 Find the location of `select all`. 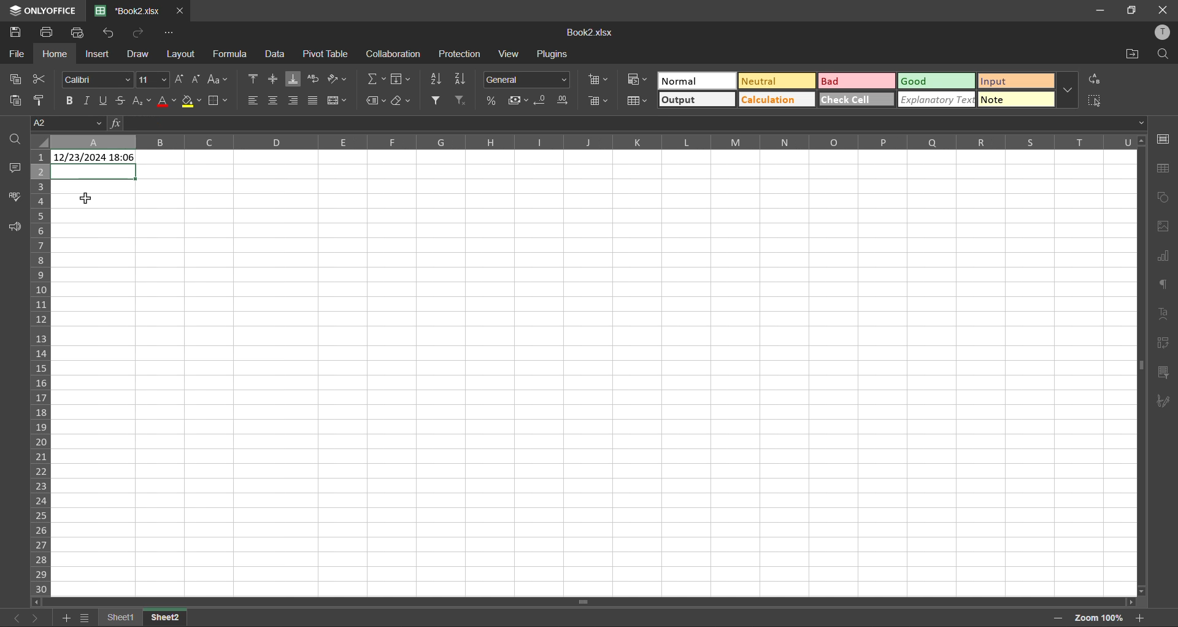

select all is located at coordinates (1095, 101).